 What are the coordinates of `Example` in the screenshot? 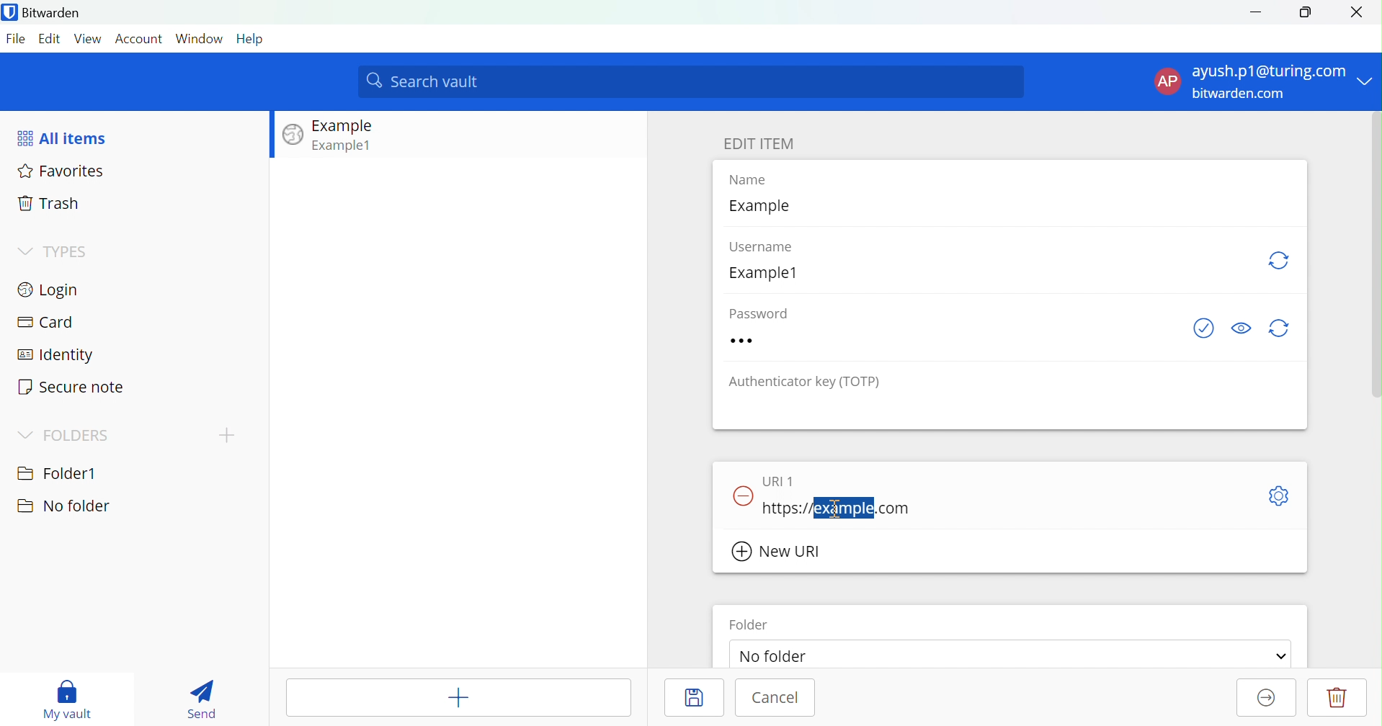 It's located at (764, 207).